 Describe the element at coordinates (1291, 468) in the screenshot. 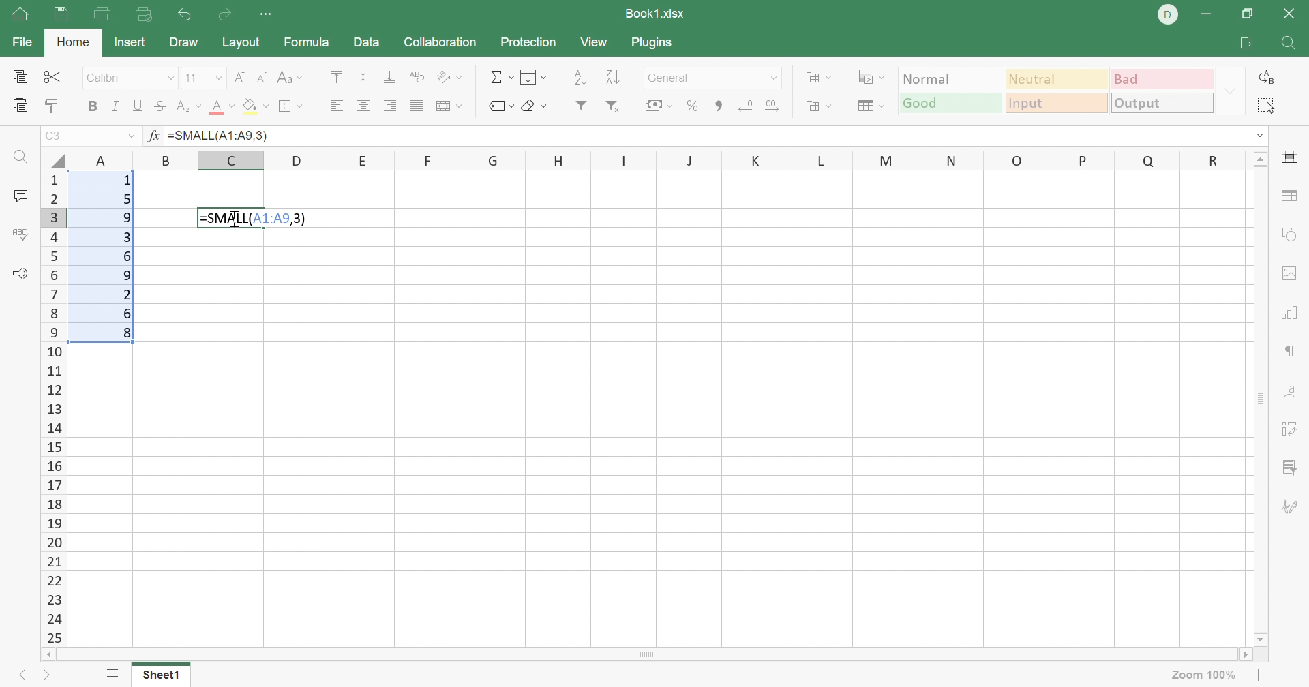

I see `Slicer settings` at that location.